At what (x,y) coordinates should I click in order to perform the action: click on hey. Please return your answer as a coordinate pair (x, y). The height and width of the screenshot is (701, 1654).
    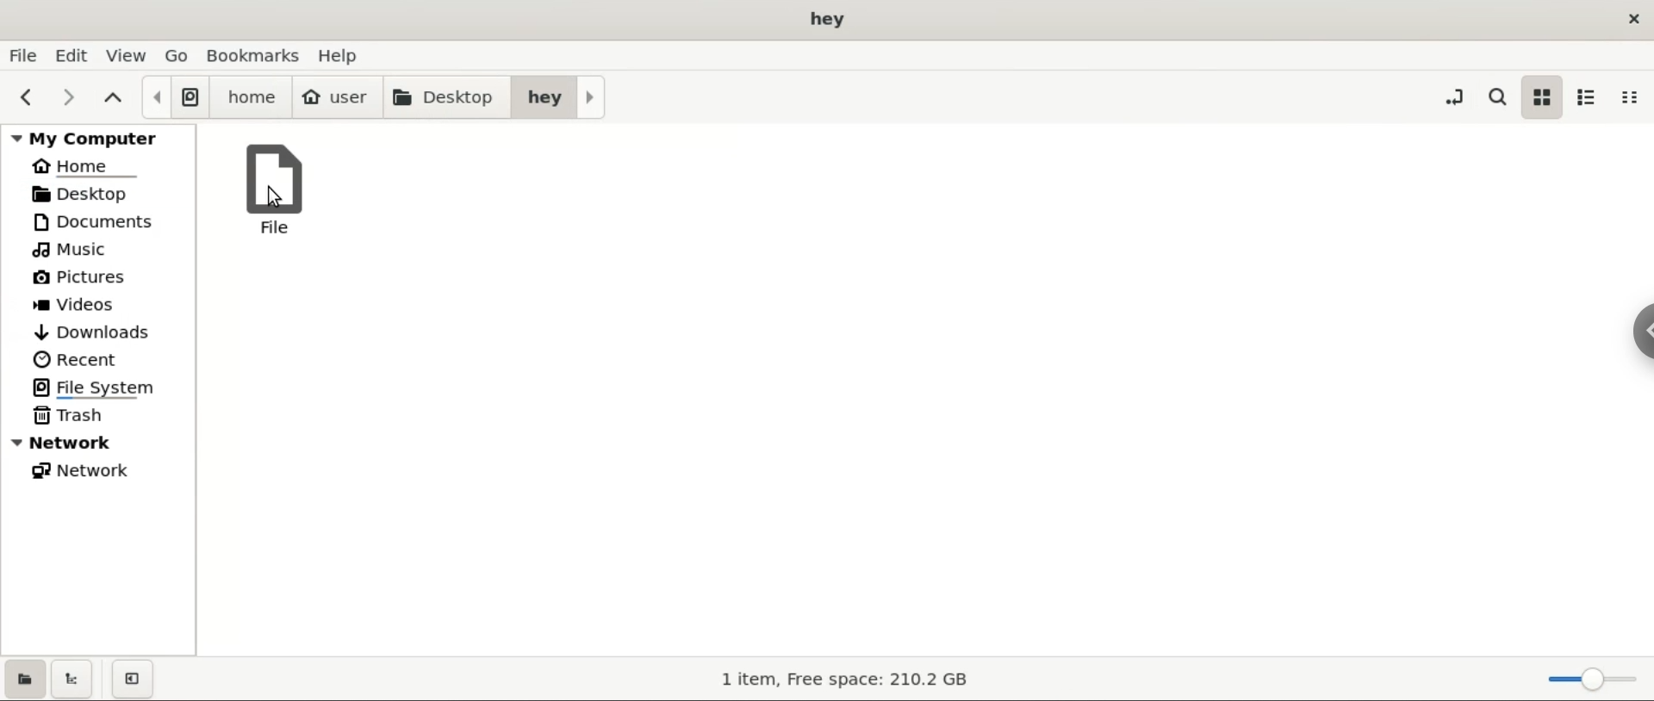
    Looking at the image, I should click on (565, 96).